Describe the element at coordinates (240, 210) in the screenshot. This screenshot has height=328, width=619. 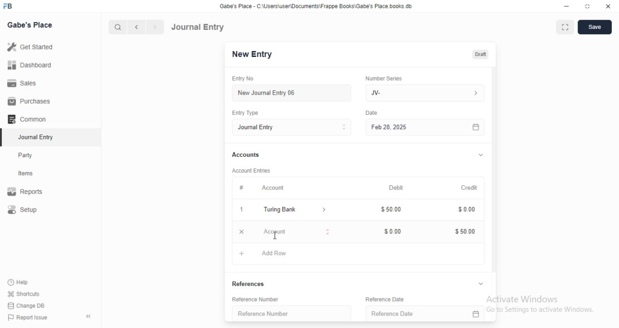
I see `1` at that location.